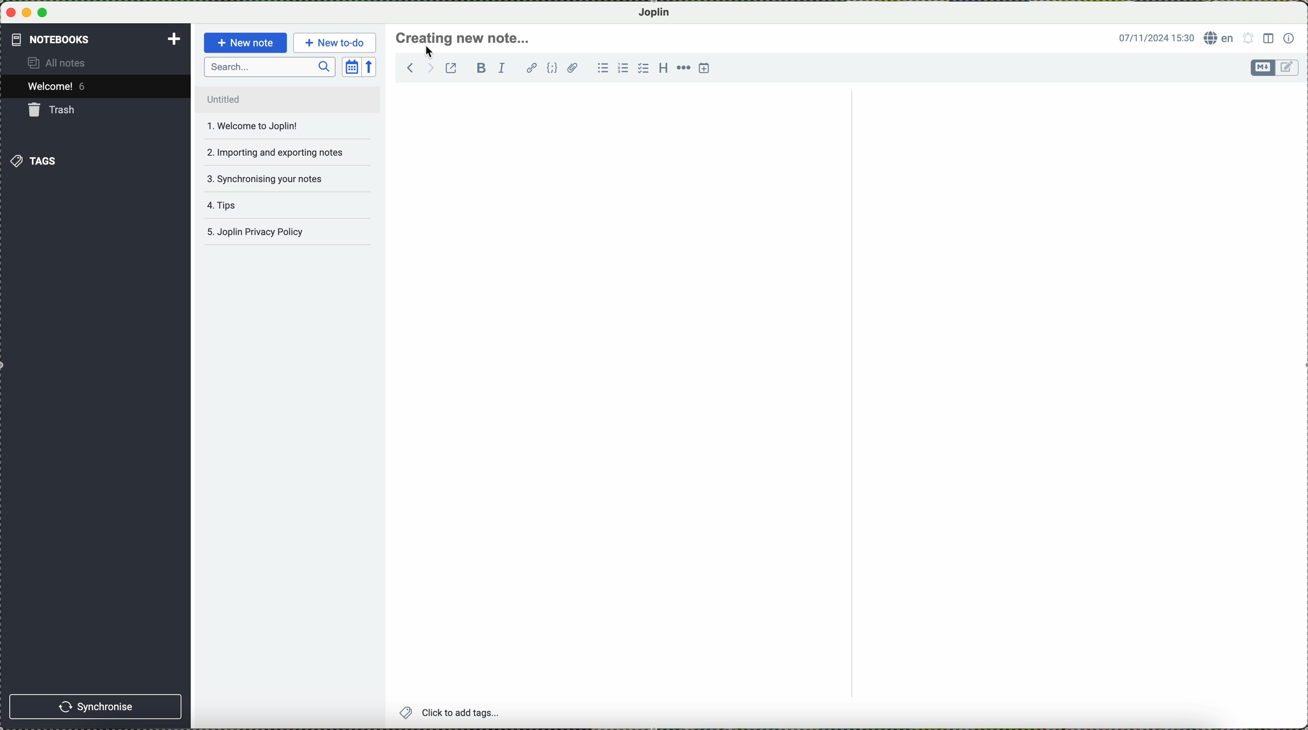 The image size is (1308, 730). I want to click on numbered list, so click(623, 68).